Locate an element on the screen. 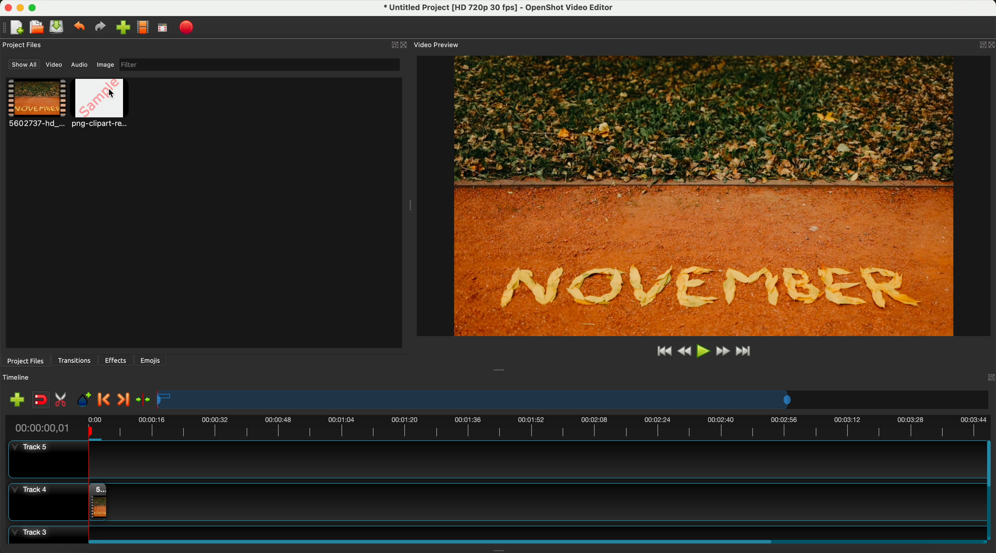 This screenshot has height=553, width=996. center the timeline on the playhead is located at coordinates (143, 399).